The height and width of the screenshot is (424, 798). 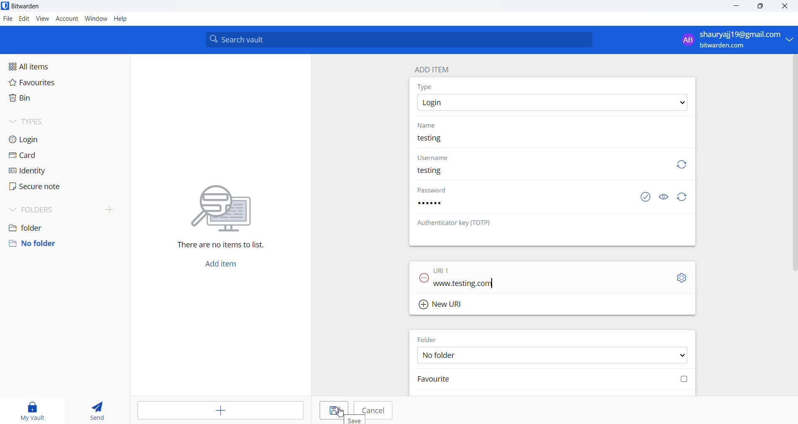 I want to click on FOLDER options, so click(x=553, y=355).